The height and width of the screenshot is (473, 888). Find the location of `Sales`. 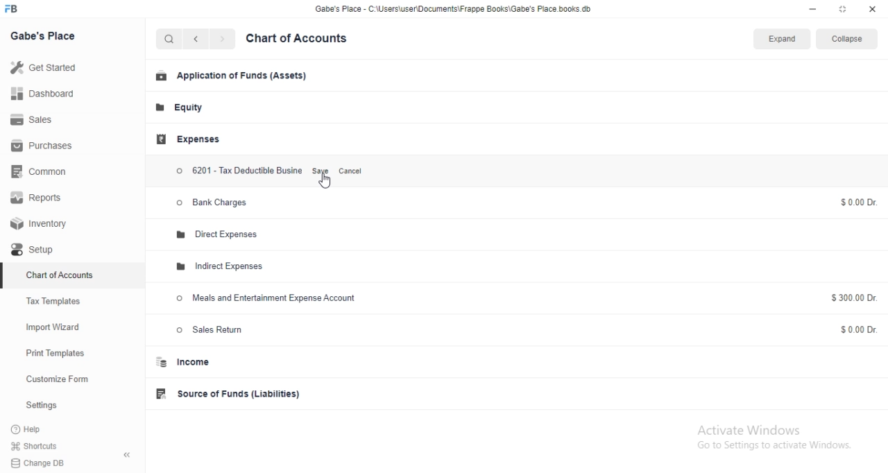

Sales is located at coordinates (35, 120).